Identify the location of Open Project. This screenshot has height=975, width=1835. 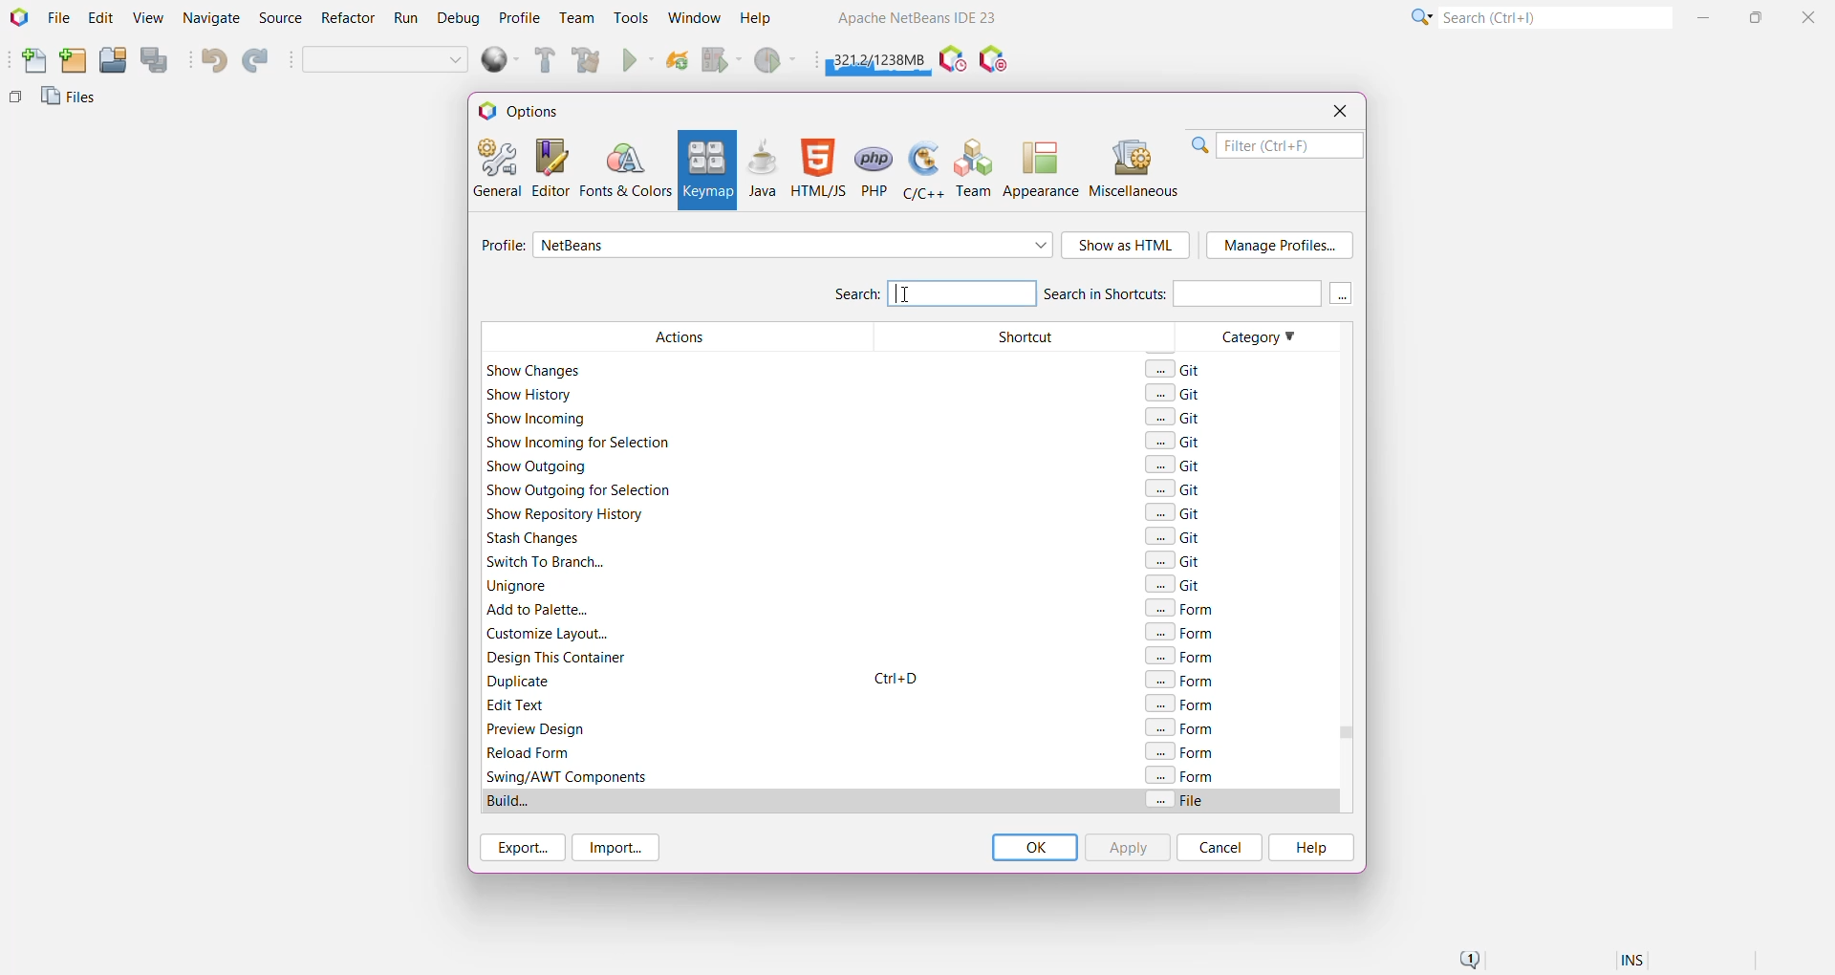
(112, 61).